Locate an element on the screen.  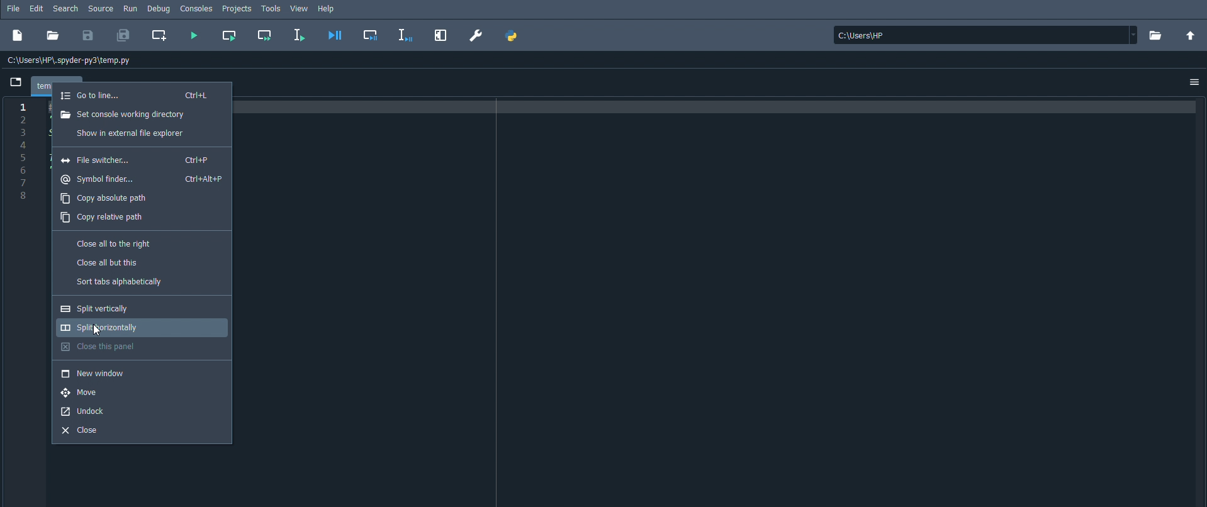
Projects is located at coordinates (237, 9).